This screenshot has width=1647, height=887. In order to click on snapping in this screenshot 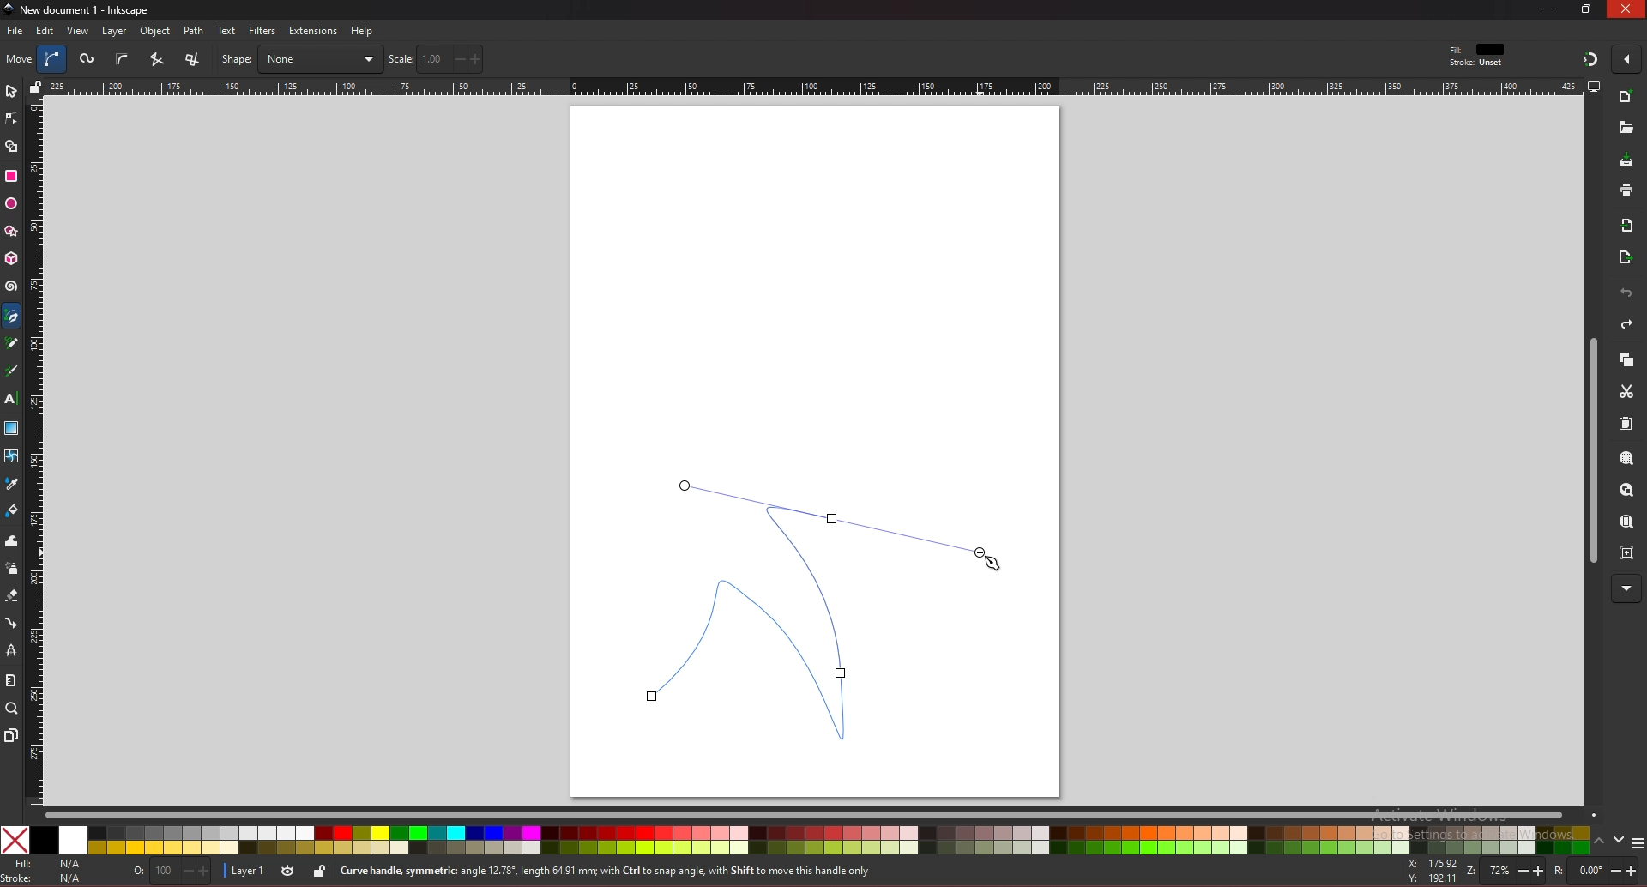, I will do `click(1590, 58)`.